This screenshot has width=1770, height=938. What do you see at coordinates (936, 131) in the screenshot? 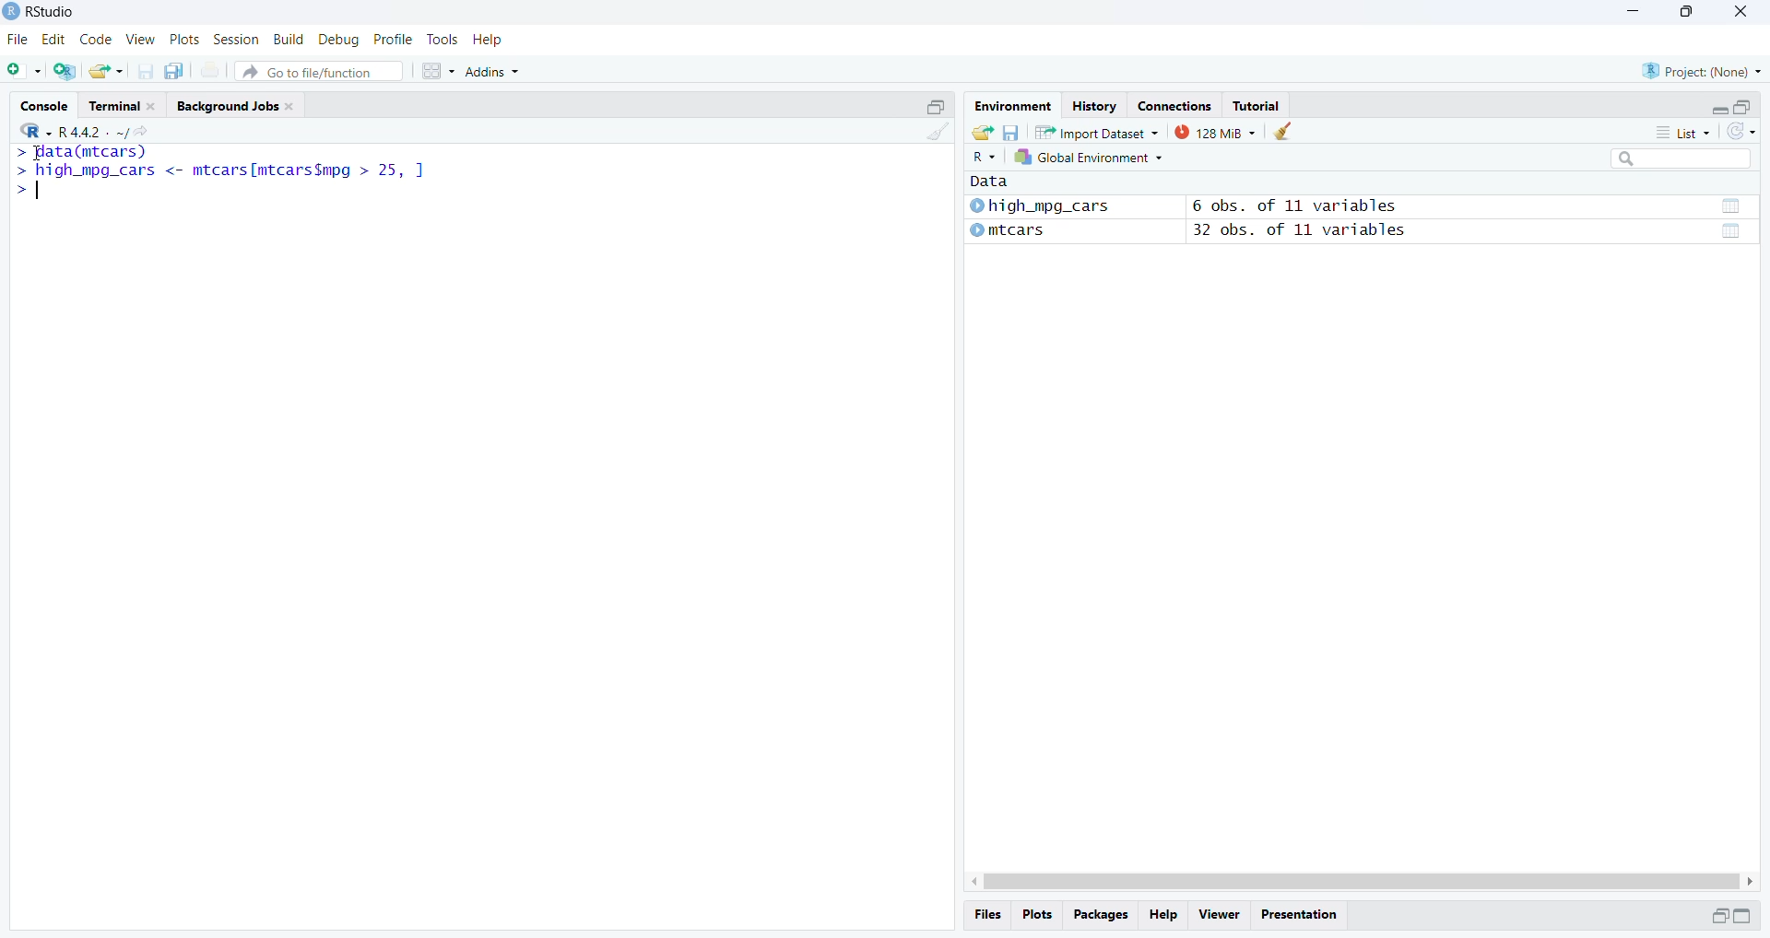
I see `clear console` at bounding box center [936, 131].